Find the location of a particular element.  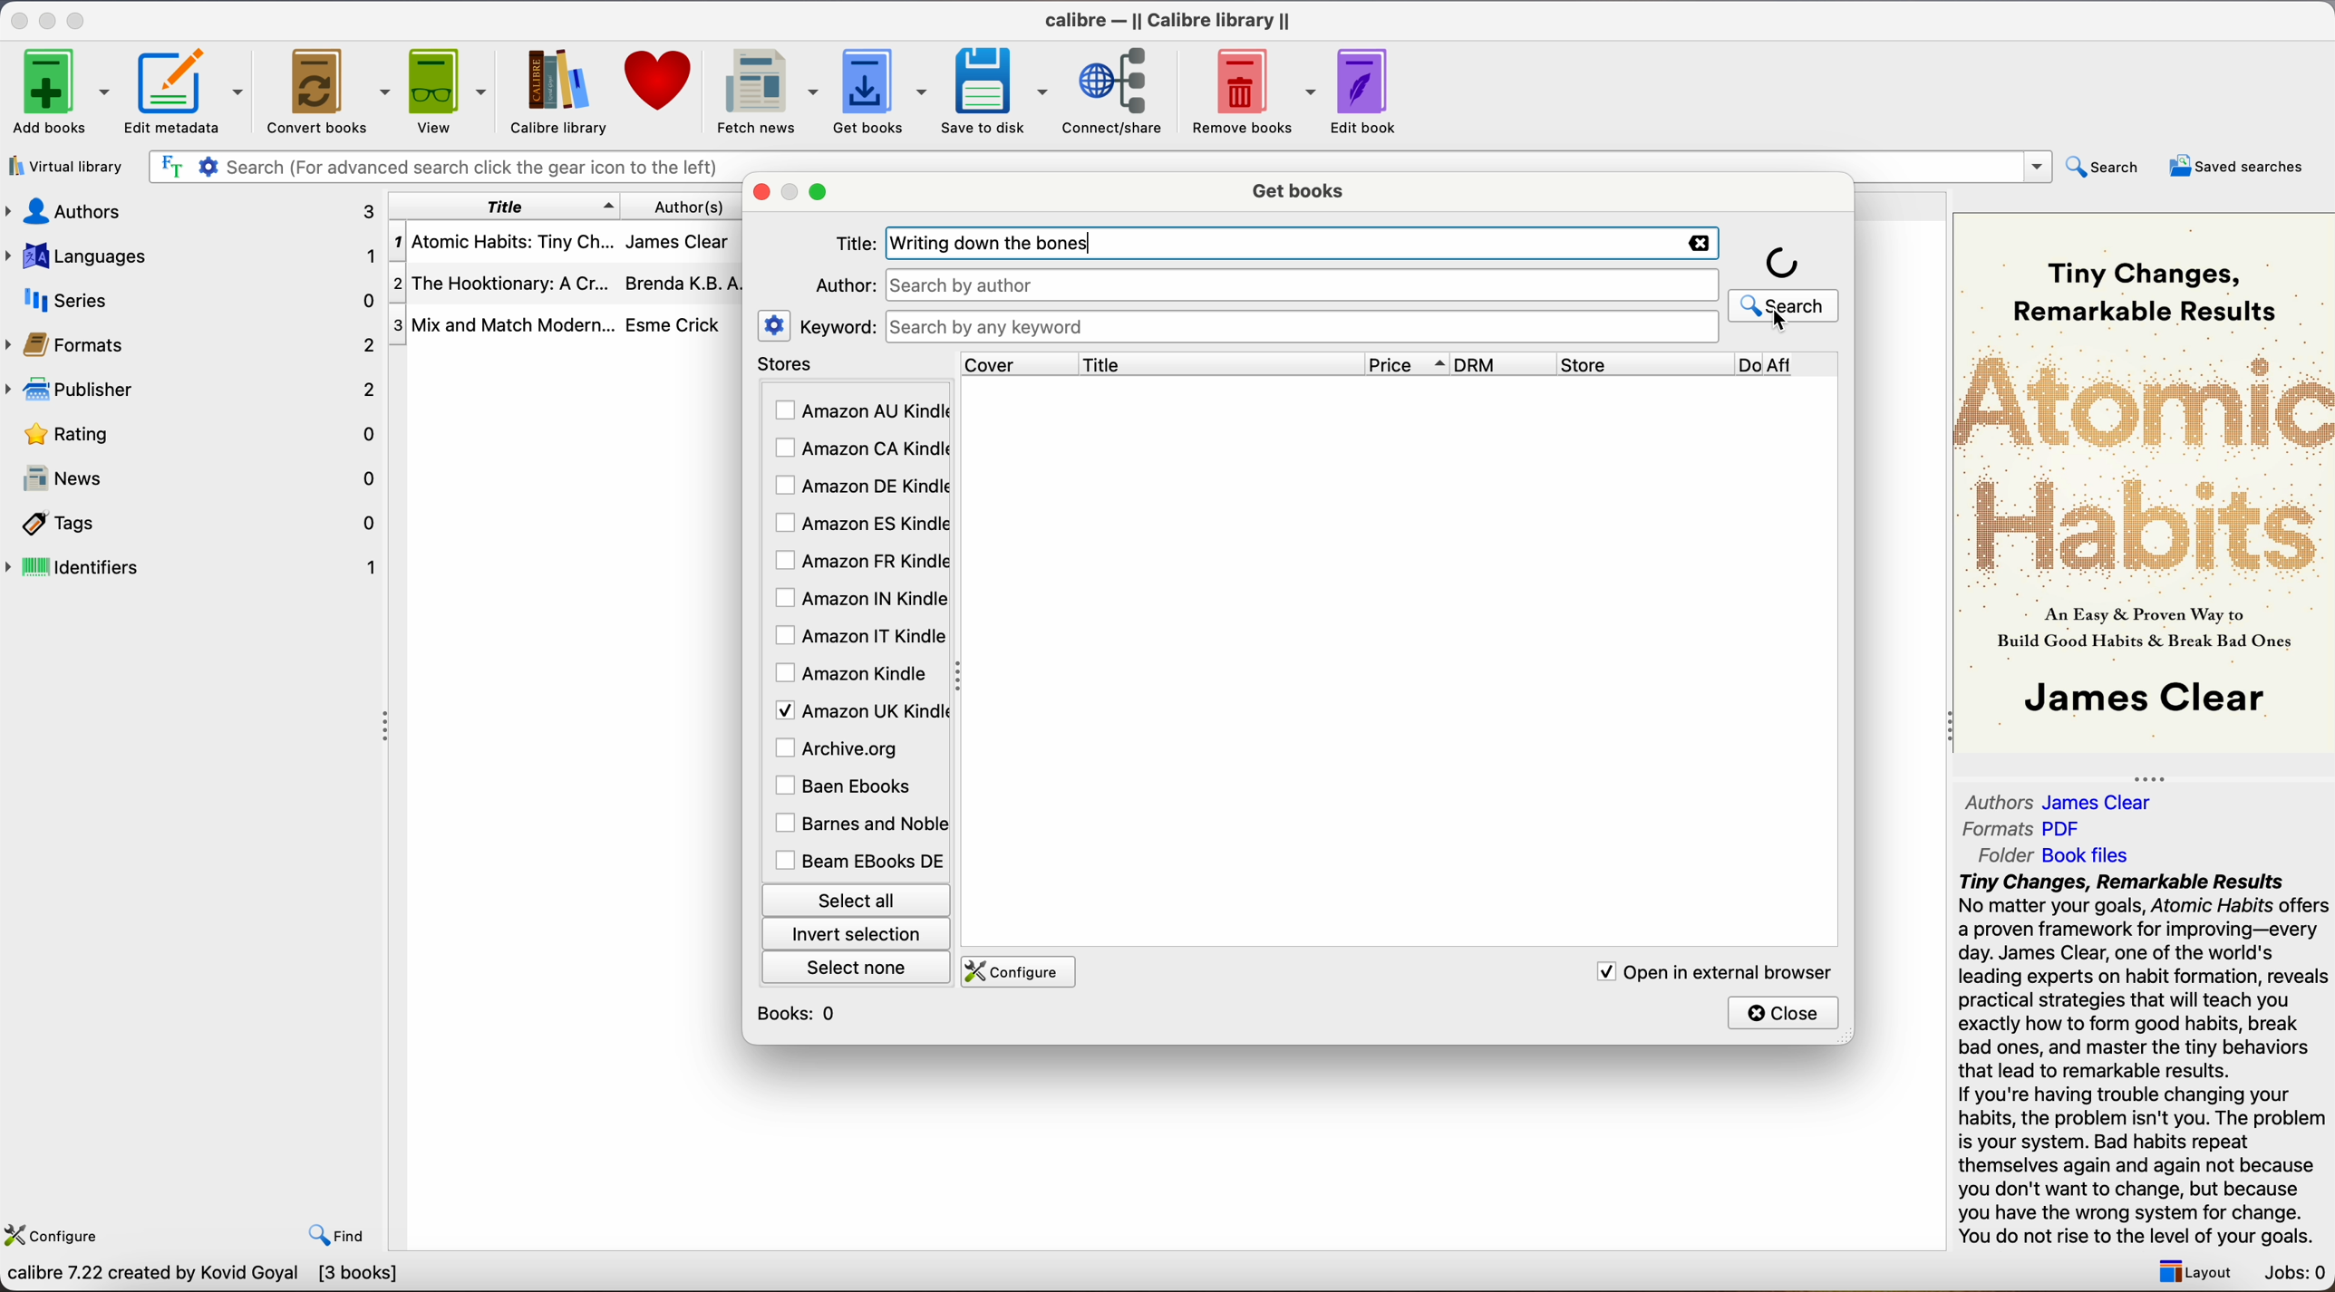

languages is located at coordinates (189, 255).